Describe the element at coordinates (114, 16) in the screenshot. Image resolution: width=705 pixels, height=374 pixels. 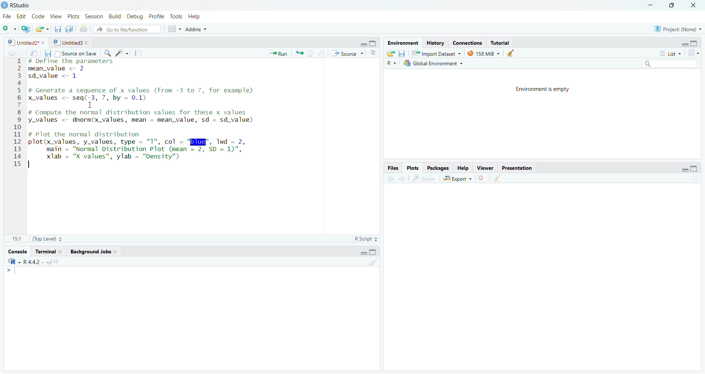
I see `Build` at that location.